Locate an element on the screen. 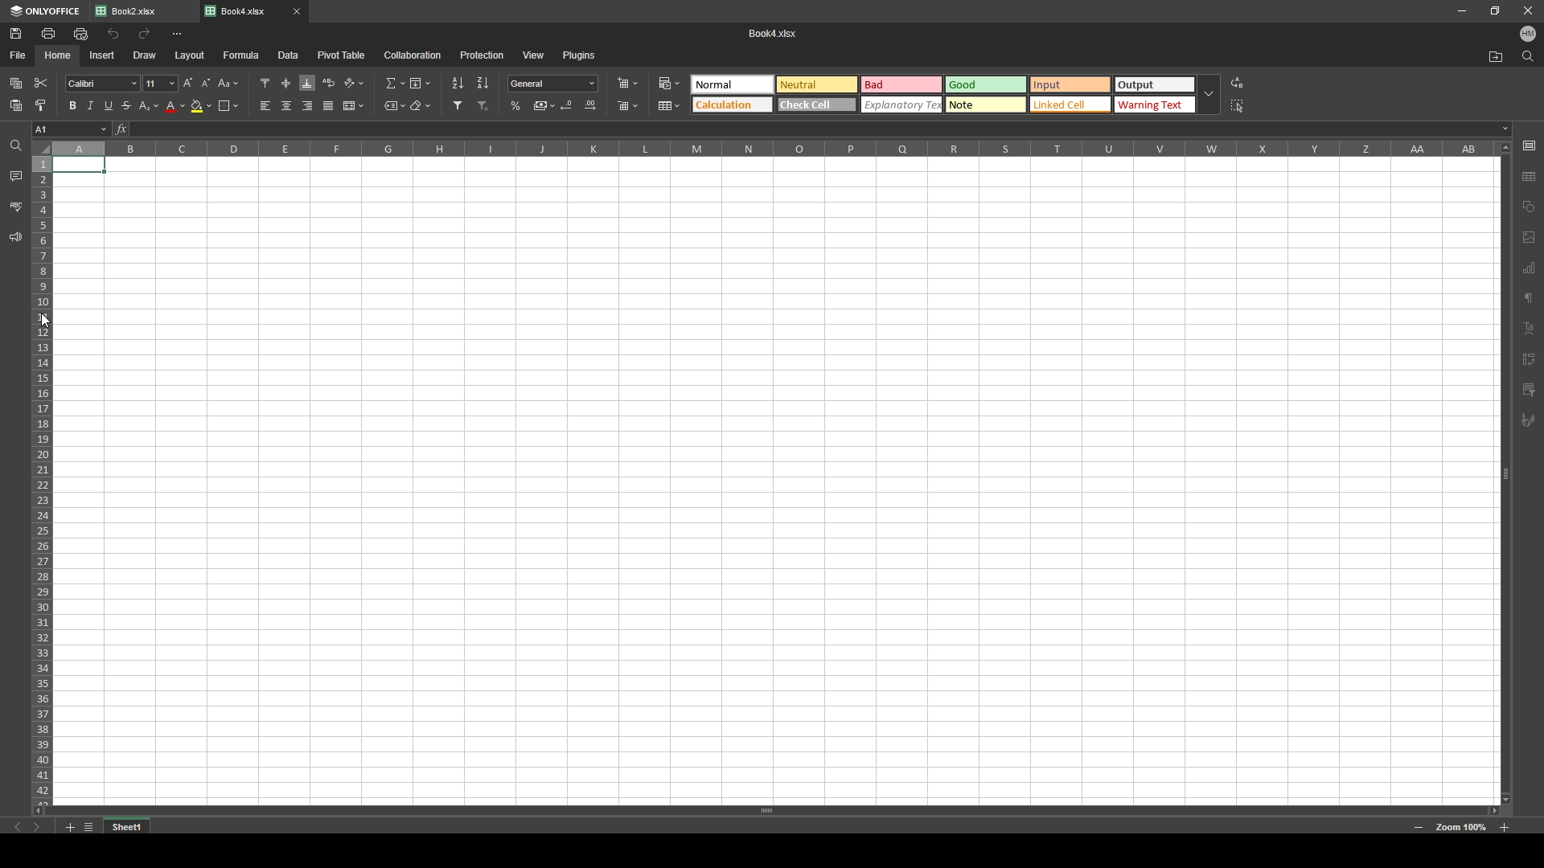 The height and width of the screenshot is (868, 1544). align right is located at coordinates (308, 105).